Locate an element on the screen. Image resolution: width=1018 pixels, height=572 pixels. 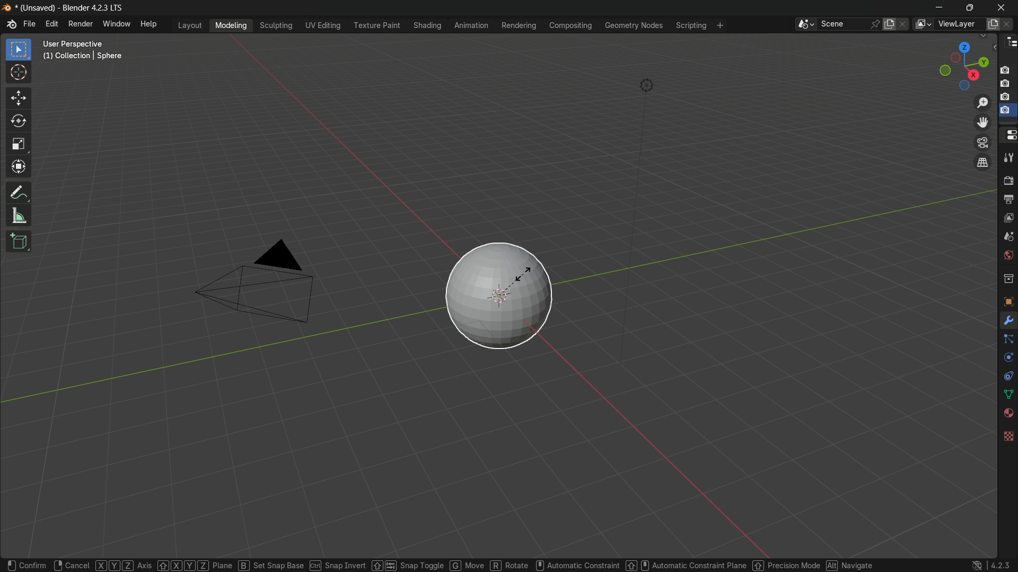
data is located at coordinates (1007, 394).